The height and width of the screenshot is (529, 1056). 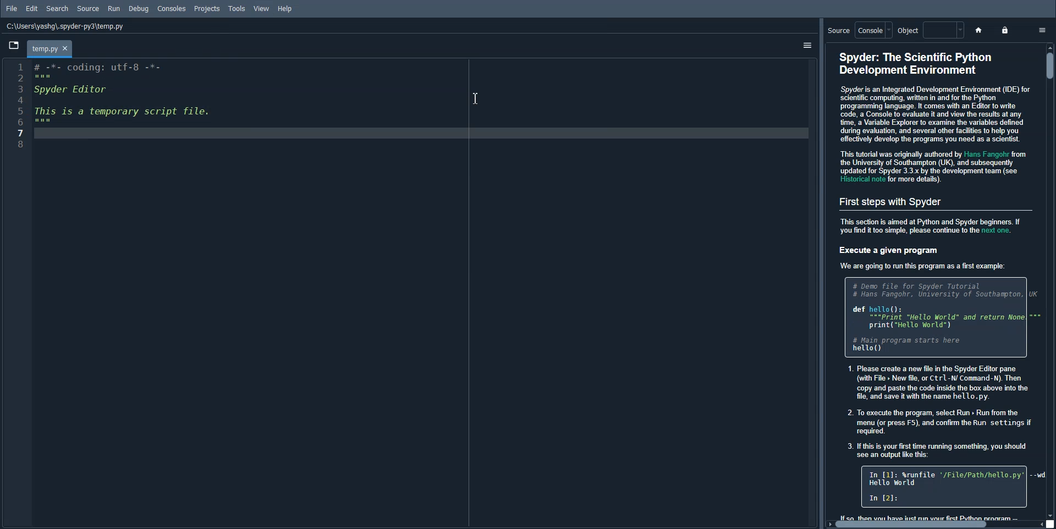 I want to click on Source, so click(x=89, y=9).